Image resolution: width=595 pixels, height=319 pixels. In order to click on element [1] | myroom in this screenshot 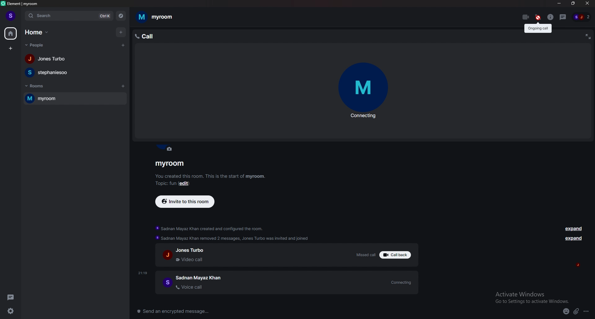, I will do `click(27, 4)`.